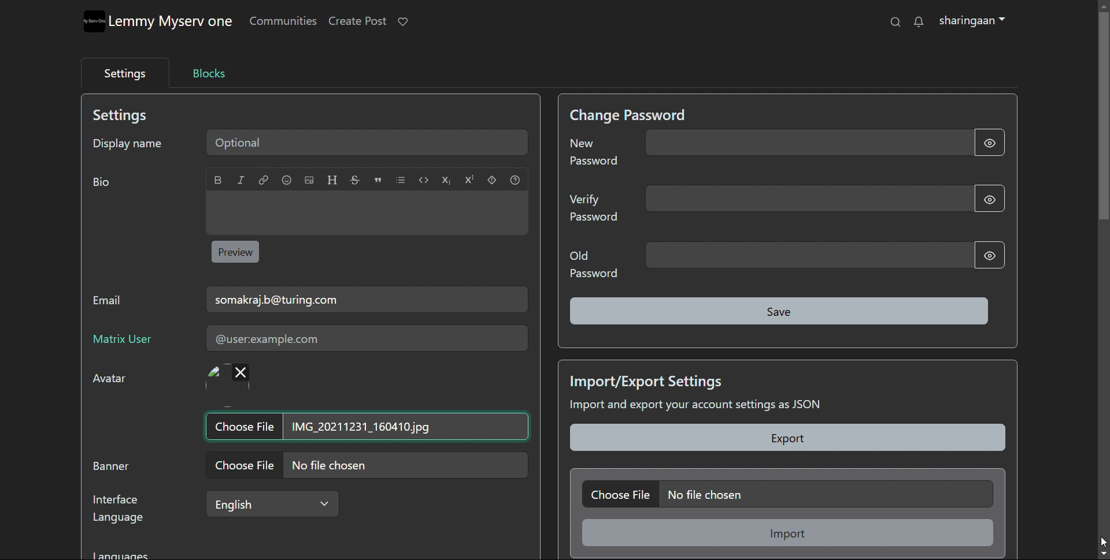  What do you see at coordinates (378, 181) in the screenshot?
I see `quote` at bounding box center [378, 181].